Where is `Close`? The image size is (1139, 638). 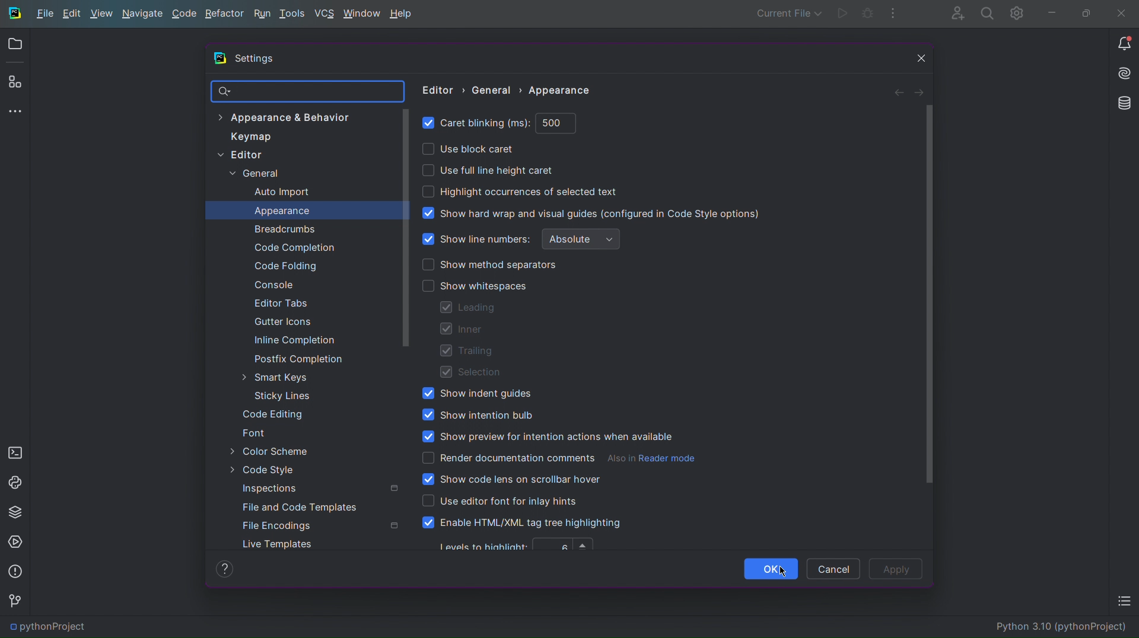 Close is located at coordinates (918, 59).